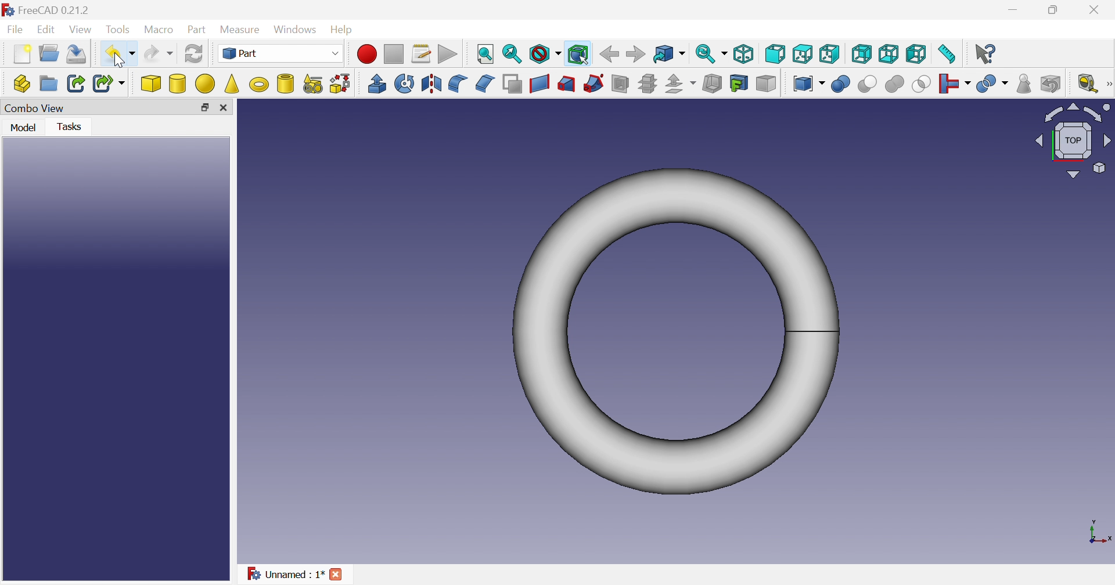  Describe the element at coordinates (1088, 83) in the screenshot. I see `Measure liner` at that location.